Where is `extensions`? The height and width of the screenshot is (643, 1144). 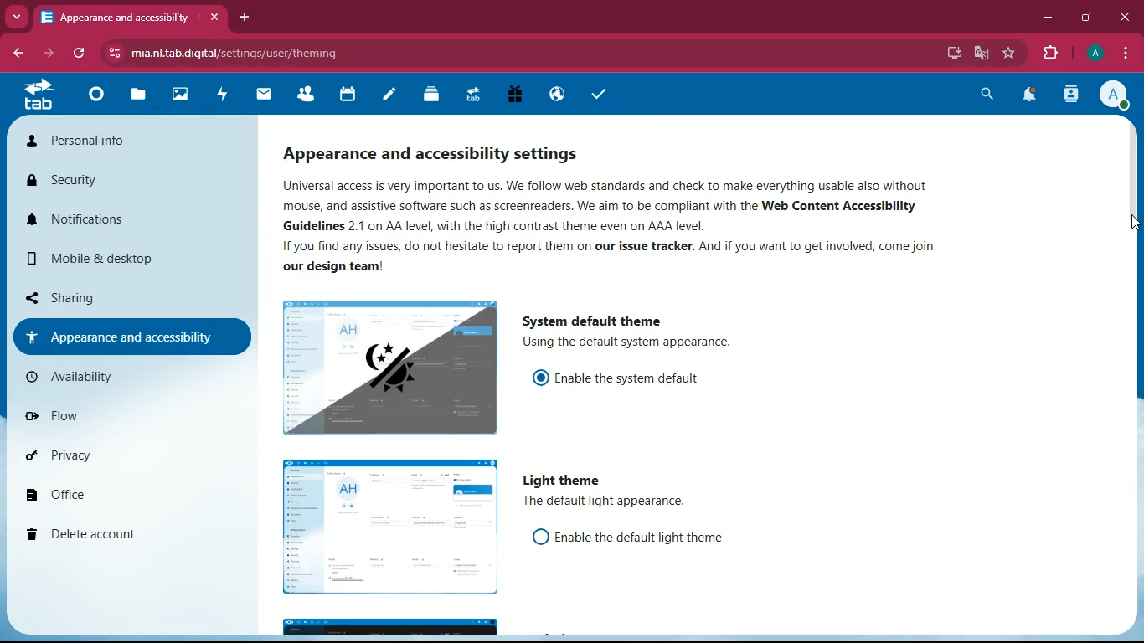 extensions is located at coordinates (1049, 54).